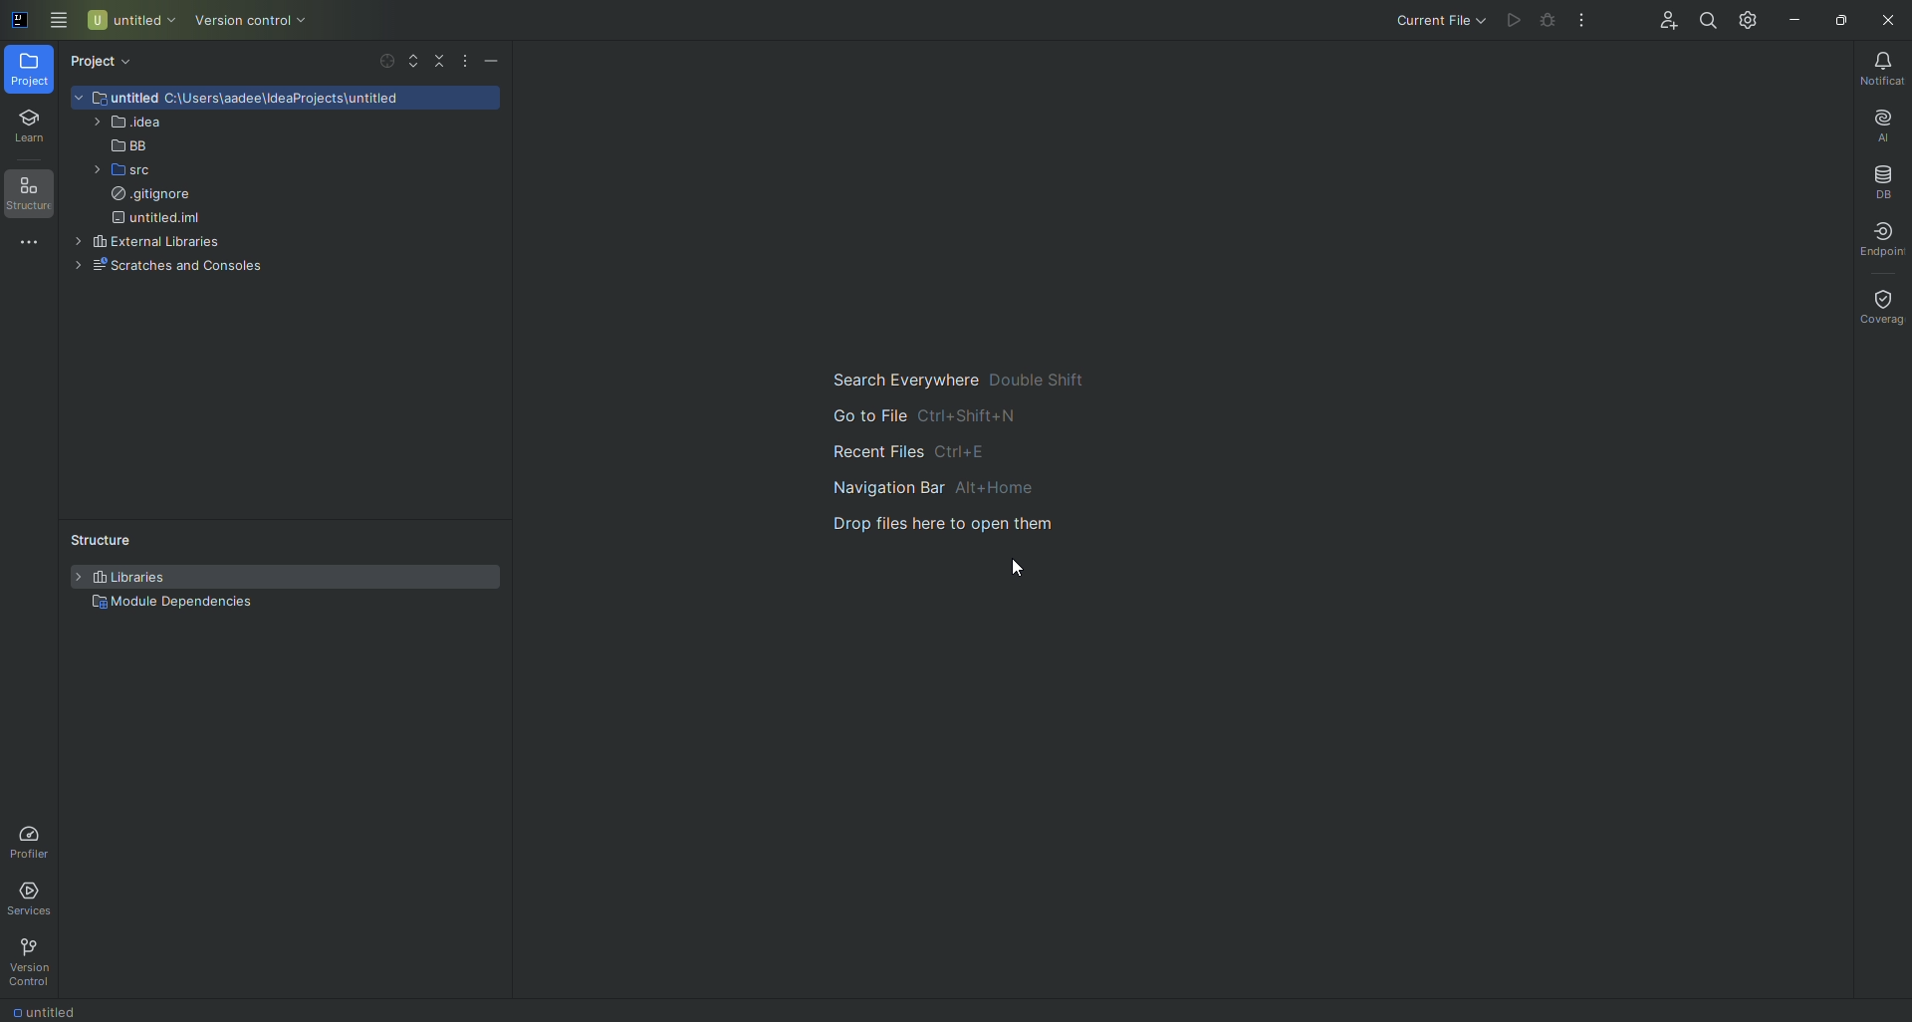  Describe the element at coordinates (32, 842) in the screenshot. I see `Profiler` at that location.